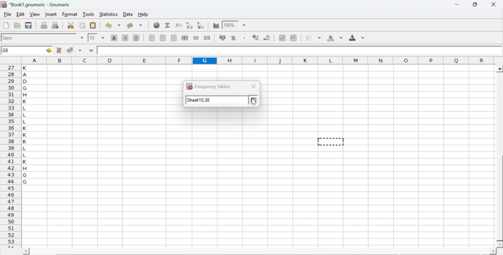  What do you see at coordinates (266, 38) in the screenshot?
I see `decrease number of decimals displayed` at bounding box center [266, 38].